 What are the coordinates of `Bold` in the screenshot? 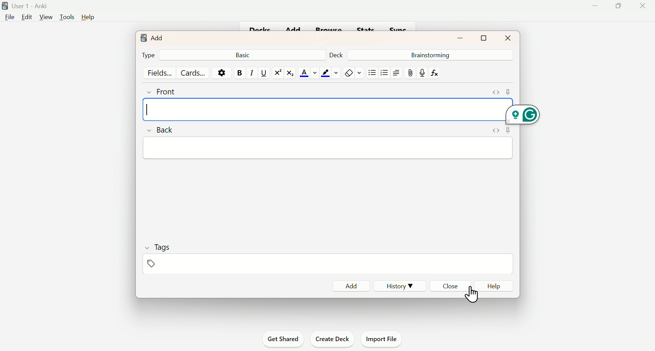 It's located at (239, 73).